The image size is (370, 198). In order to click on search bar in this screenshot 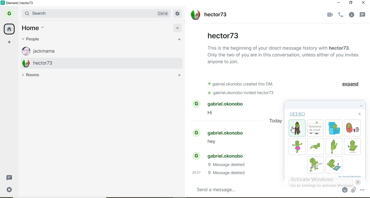, I will do `click(83, 13)`.